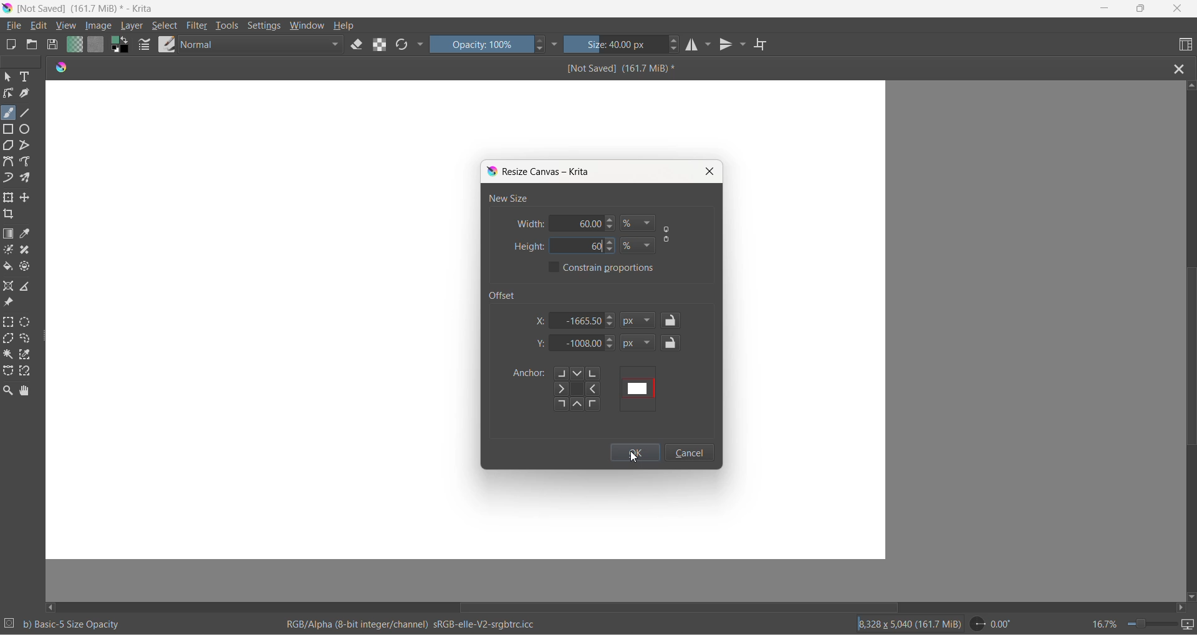 This screenshot has height=635, width=1197. I want to click on rotation, so click(996, 624).